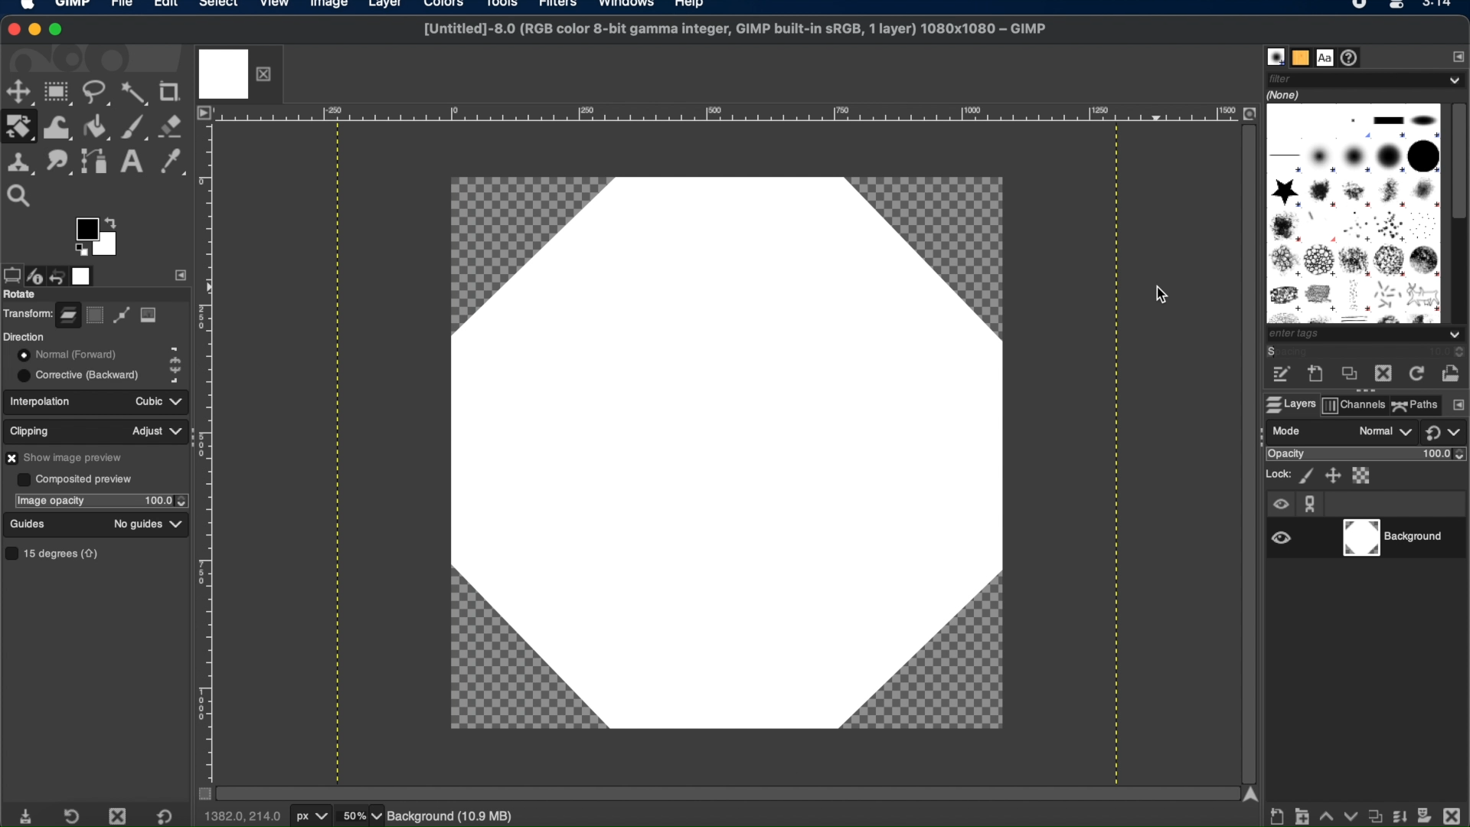  Describe the element at coordinates (1367, 335) in the screenshot. I see `tags dropdown` at that location.